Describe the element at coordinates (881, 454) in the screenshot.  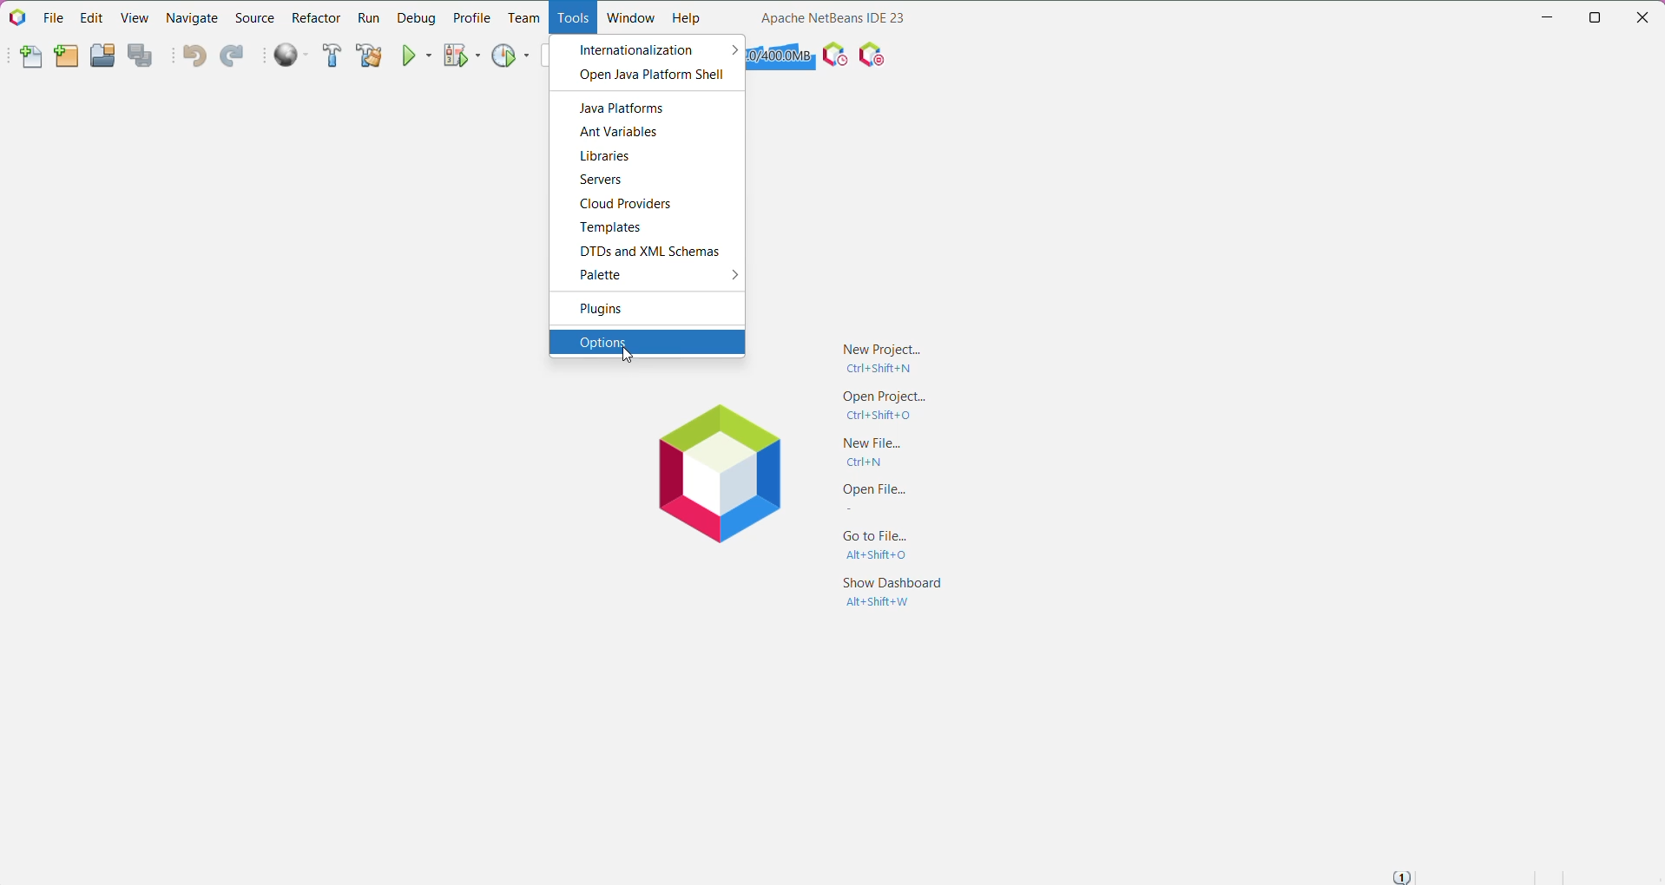
I see `` at that location.